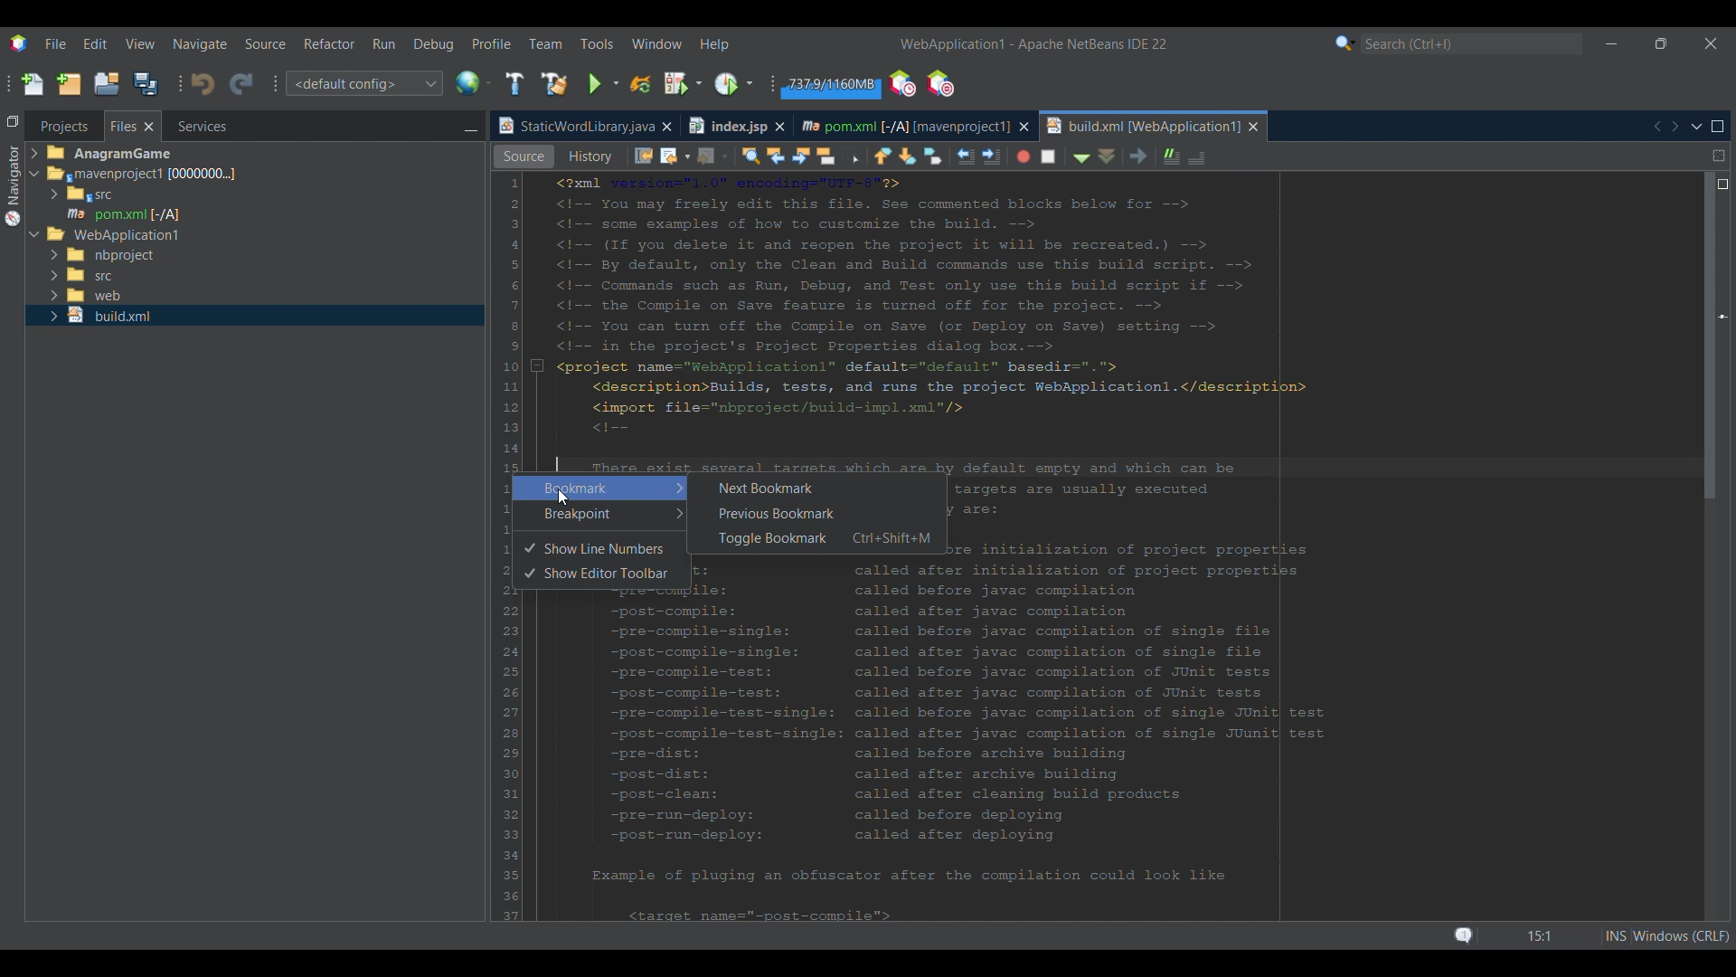 Image resolution: width=1736 pixels, height=977 pixels. What do you see at coordinates (1611, 44) in the screenshot?
I see `Minimize` at bounding box center [1611, 44].